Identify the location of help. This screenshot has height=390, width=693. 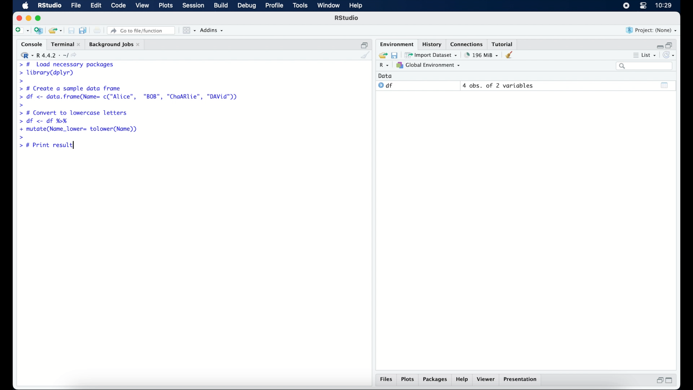
(462, 380).